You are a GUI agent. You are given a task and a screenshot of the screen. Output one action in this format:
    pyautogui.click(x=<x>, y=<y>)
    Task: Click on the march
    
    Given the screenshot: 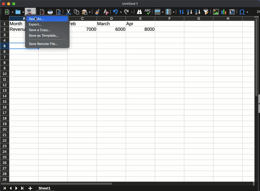 What is the action you would take?
    pyautogui.click(x=104, y=24)
    